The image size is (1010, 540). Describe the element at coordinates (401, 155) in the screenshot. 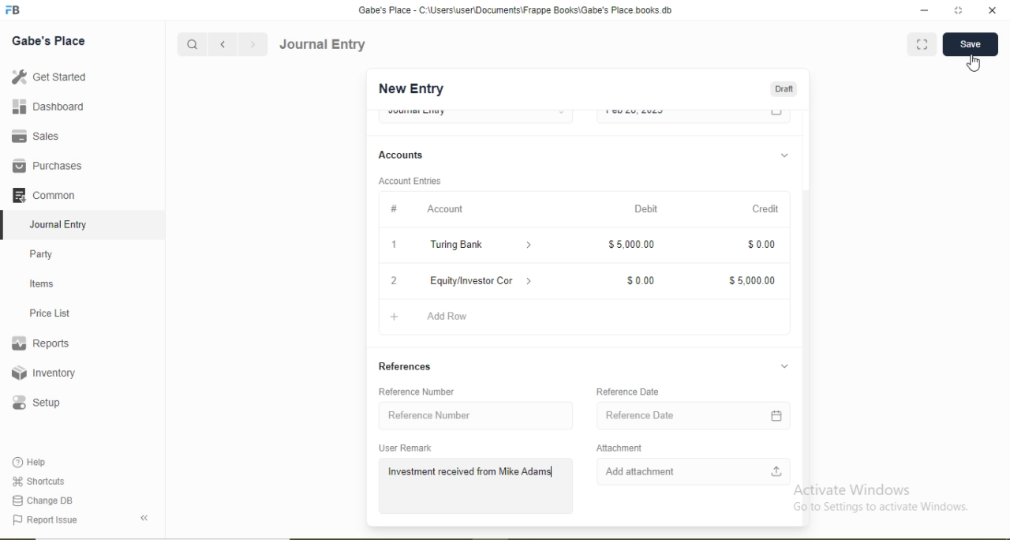

I see `Accounts` at that location.